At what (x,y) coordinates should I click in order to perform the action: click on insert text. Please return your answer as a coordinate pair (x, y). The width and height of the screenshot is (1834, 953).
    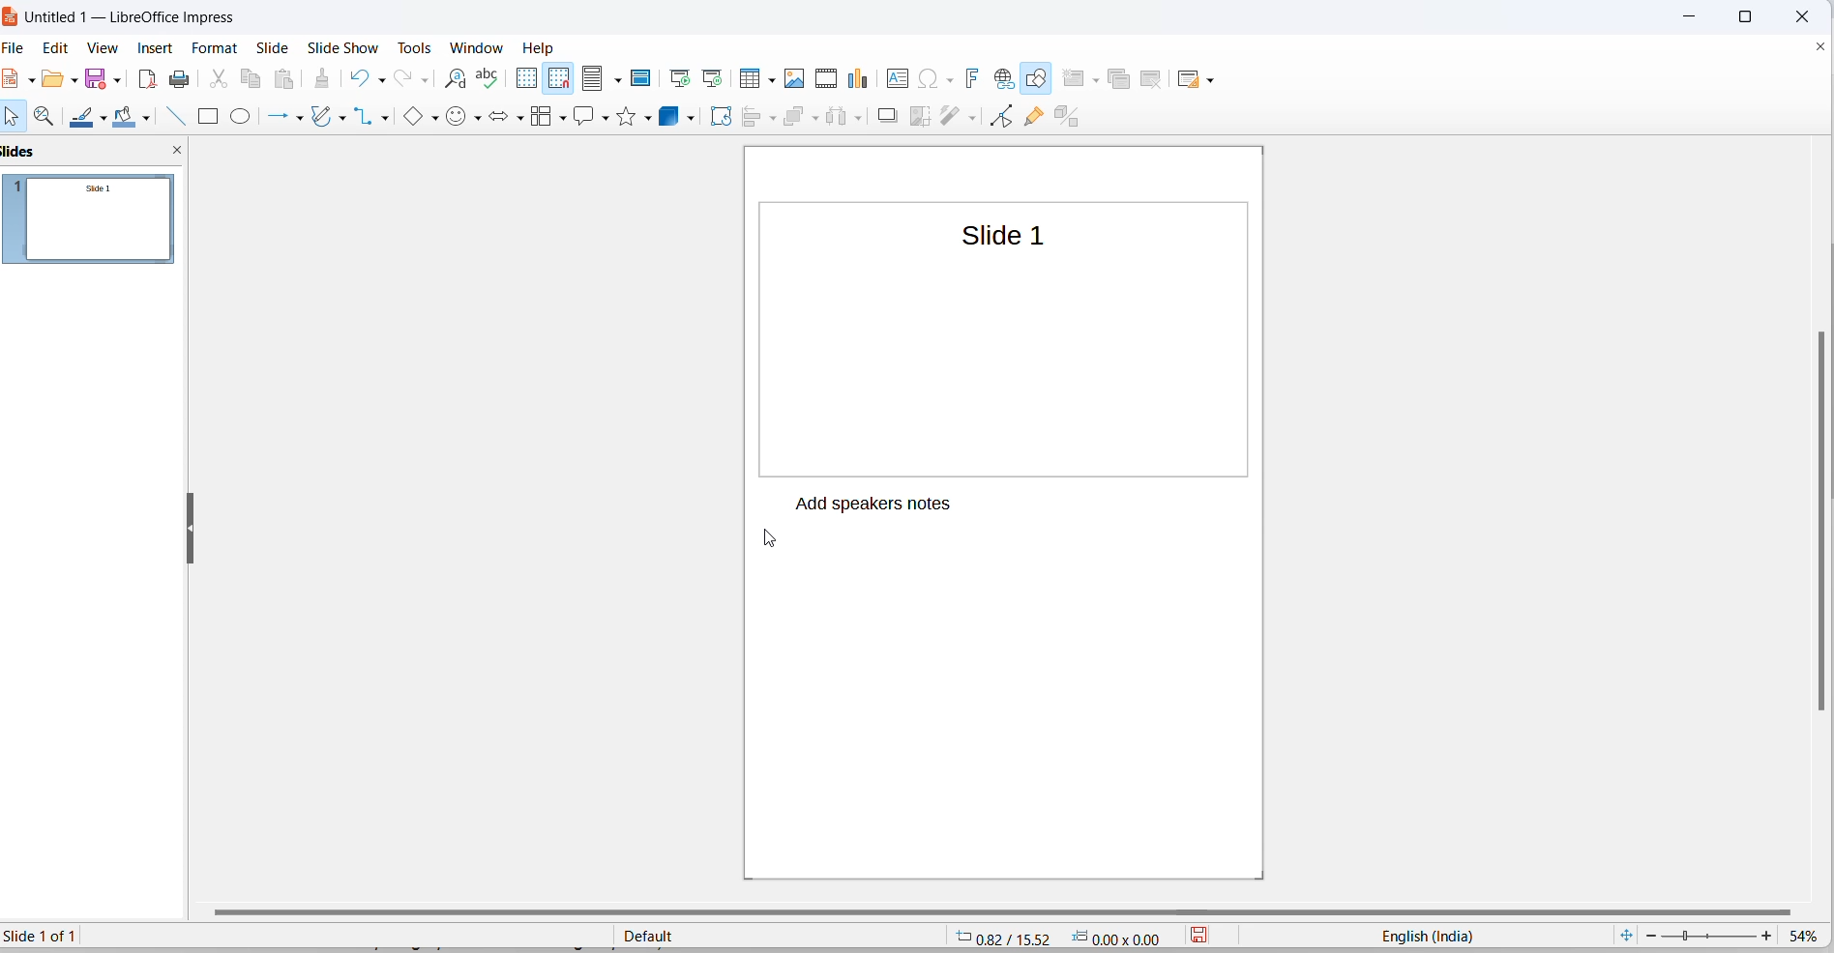
    Looking at the image, I should click on (899, 79).